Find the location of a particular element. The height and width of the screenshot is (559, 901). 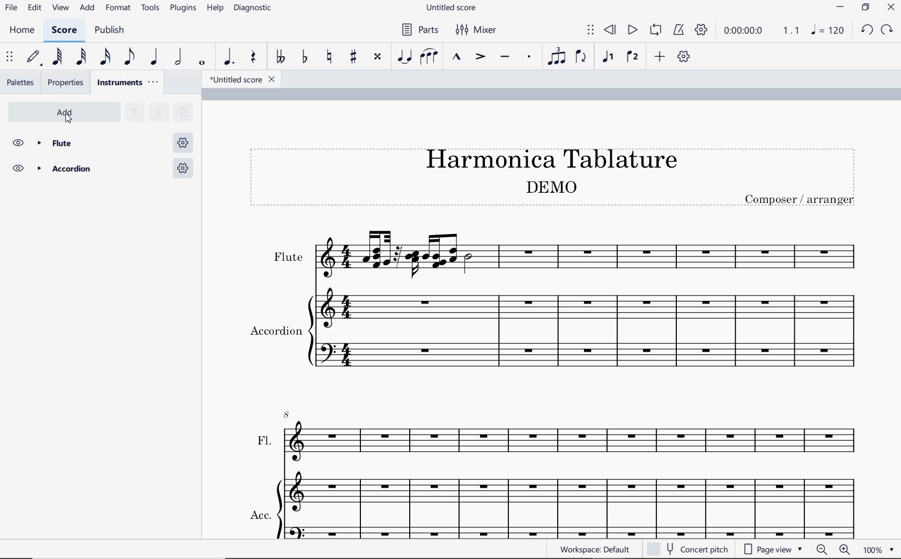

flute is located at coordinates (102, 142).